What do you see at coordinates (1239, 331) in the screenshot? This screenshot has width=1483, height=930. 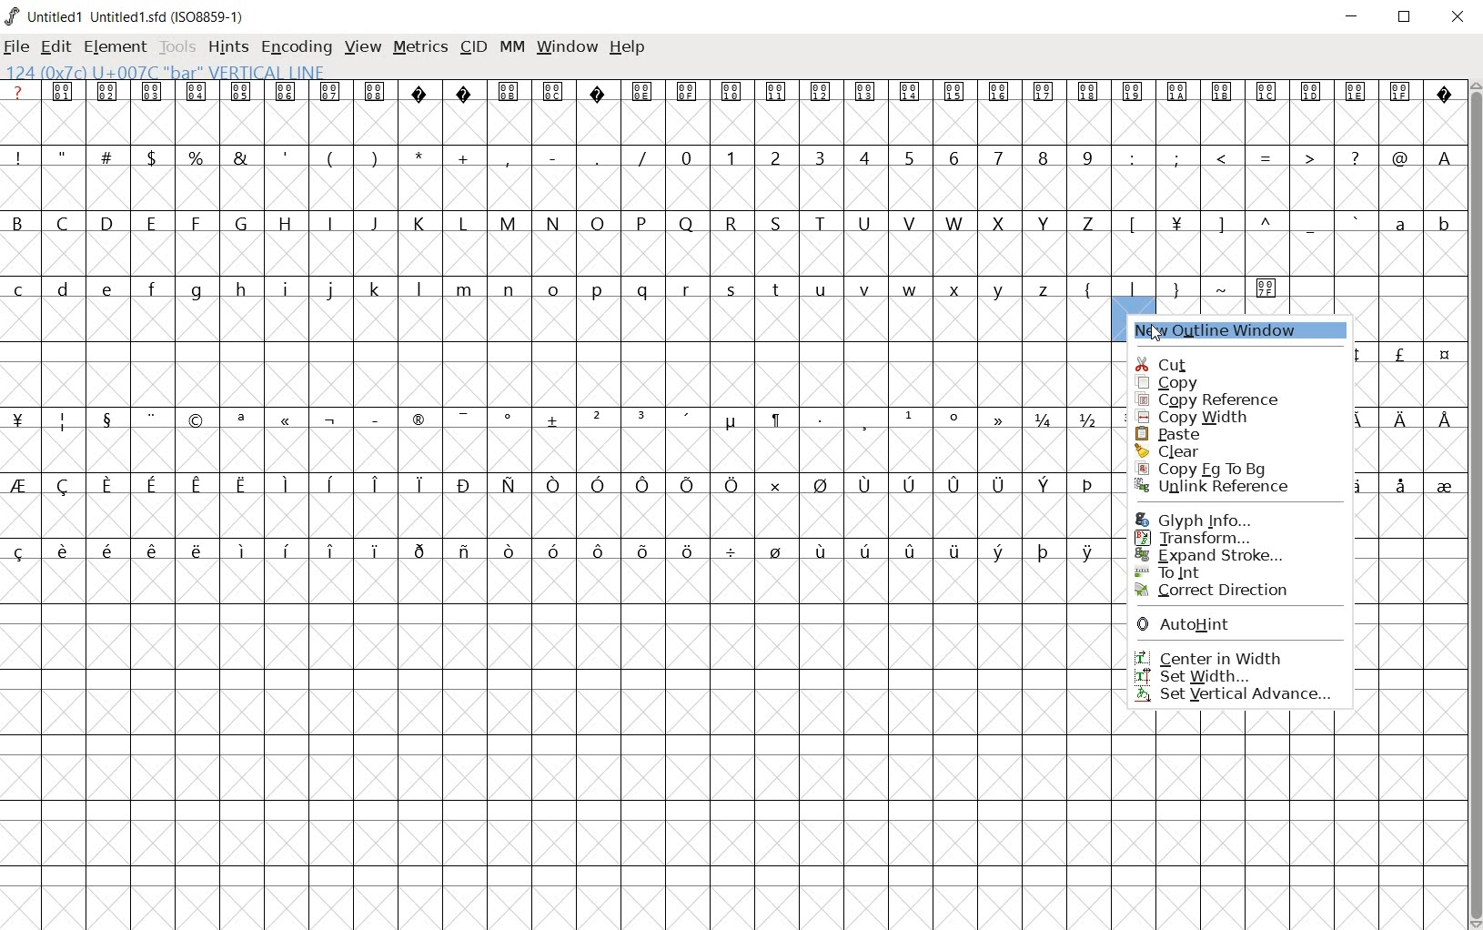 I see `new outline window` at bounding box center [1239, 331].